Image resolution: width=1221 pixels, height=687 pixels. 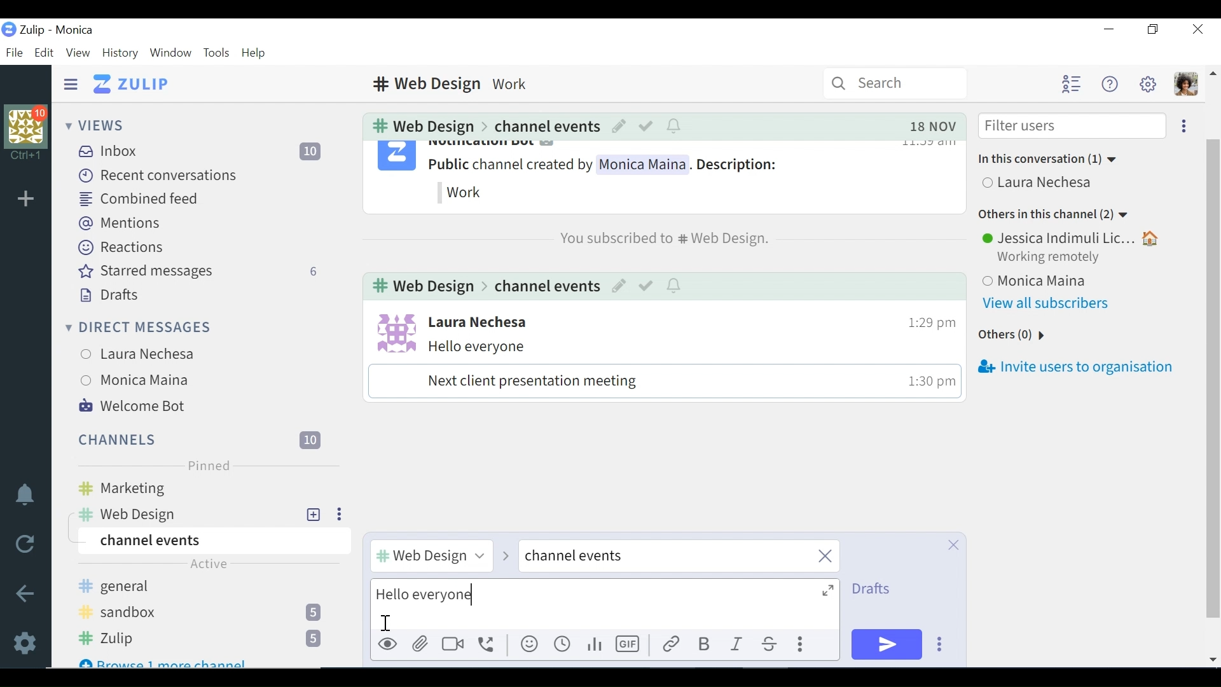 I want to click on Mark as resolved, so click(x=647, y=125).